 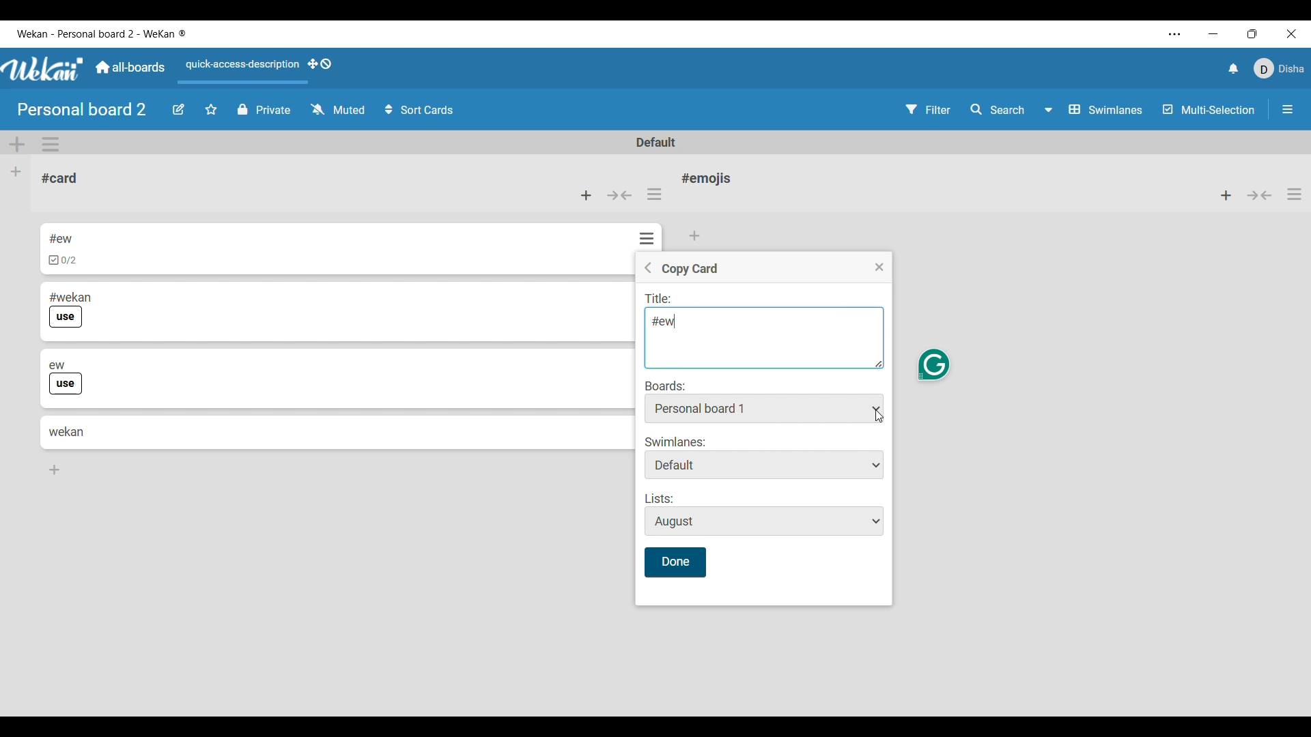 What do you see at coordinates (145, 179) in the screenshot?
I see `Current list` at bounding box center [145, 179].